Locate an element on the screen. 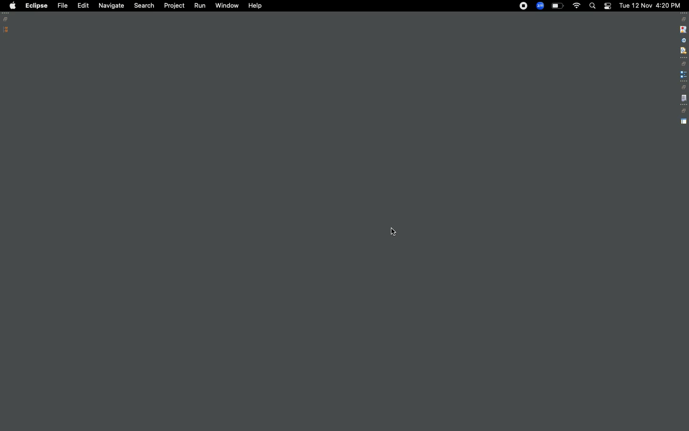 The width and height of the screenshot is (689, 431). Search is located at coordinates (144, 6).